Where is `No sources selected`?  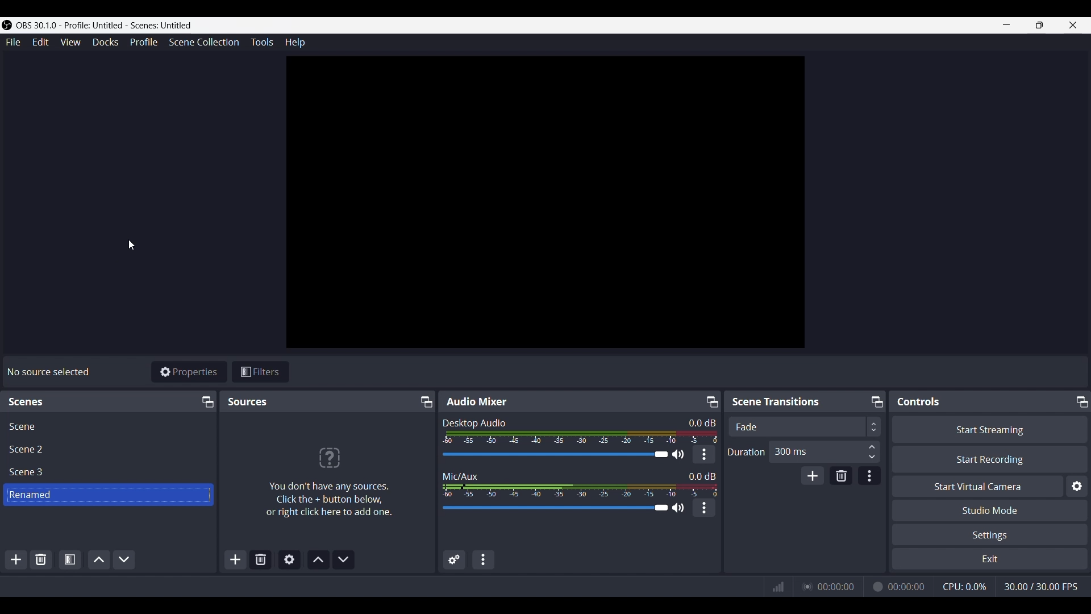
No sources selected is located at coordinates (47, 372).